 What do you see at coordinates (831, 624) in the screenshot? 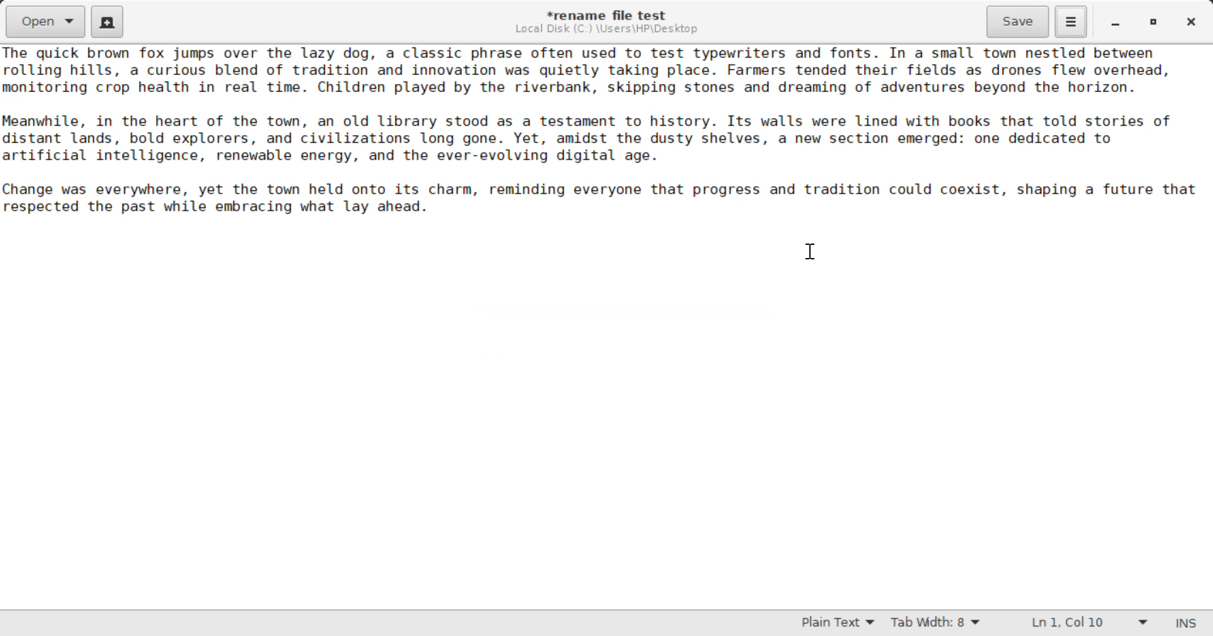
I see `Selected Language` at bounding box center [831, 624].